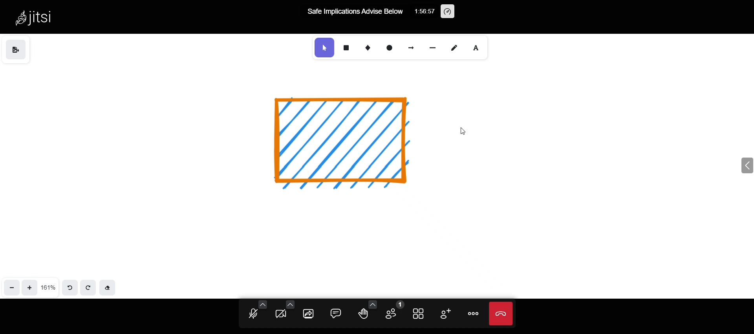  I want to click on unmute mic, so click(251, 314).